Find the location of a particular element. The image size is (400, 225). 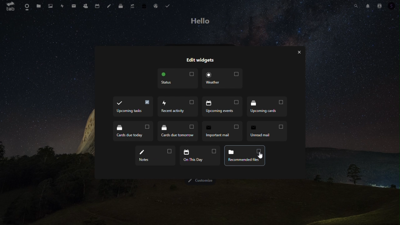

Task is located at coordinates (168, 5).